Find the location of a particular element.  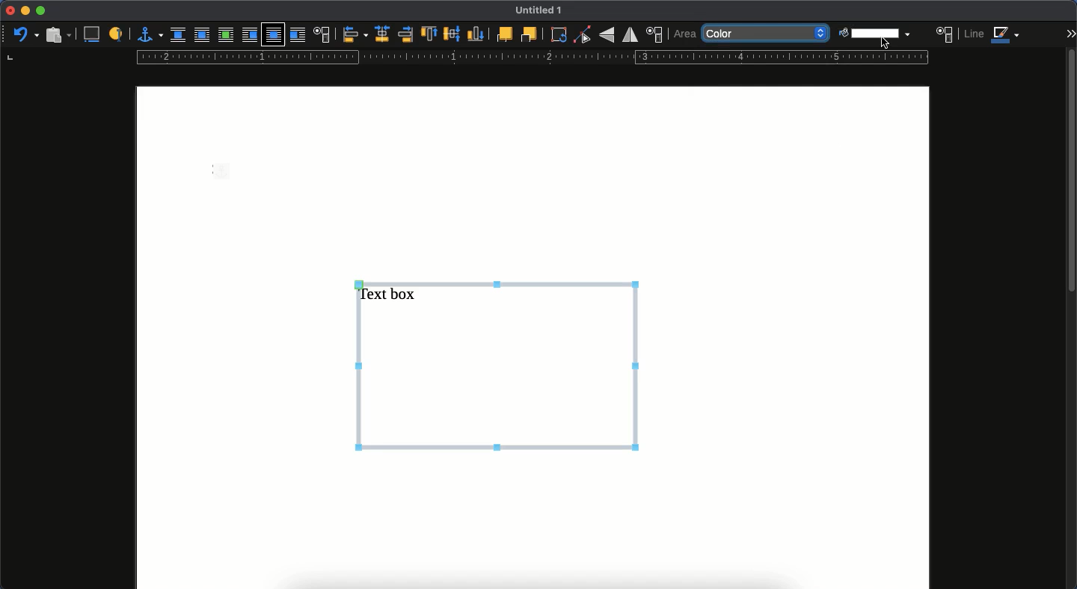

center is located at coordinates (452, 34).